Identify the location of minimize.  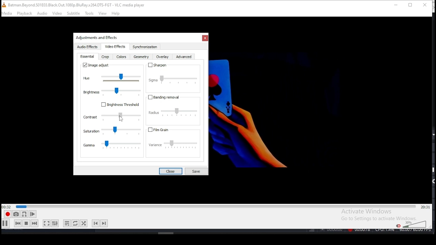
(394, 5).